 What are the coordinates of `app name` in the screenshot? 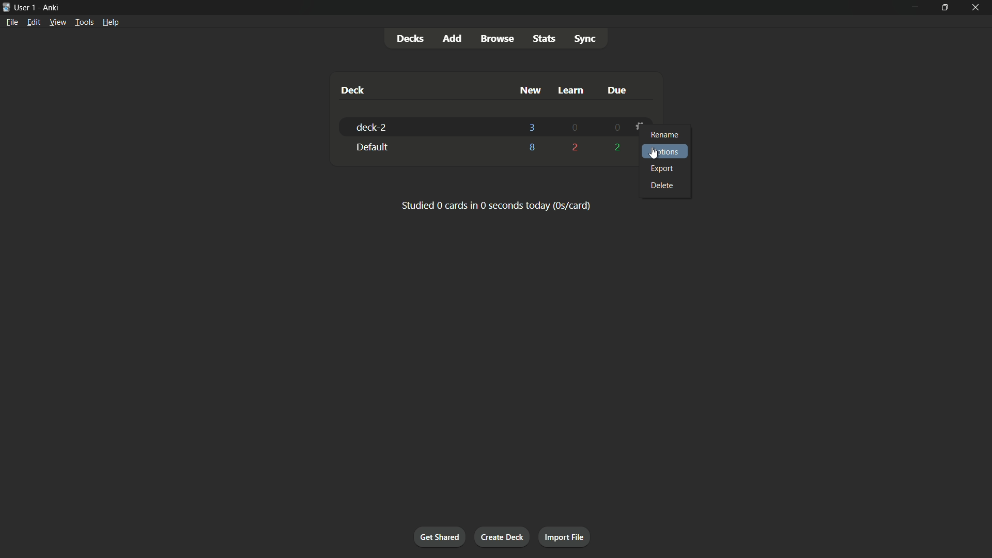 It's located at (50, 8).